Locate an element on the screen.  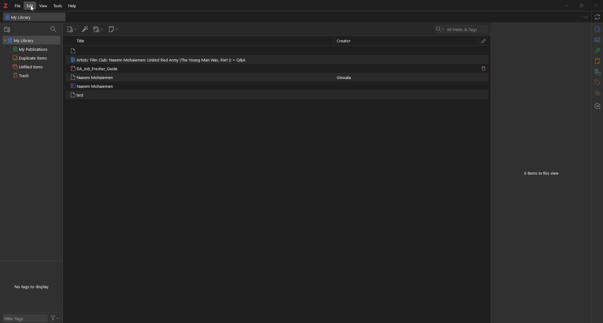
close is located at coordinates (595, 5).